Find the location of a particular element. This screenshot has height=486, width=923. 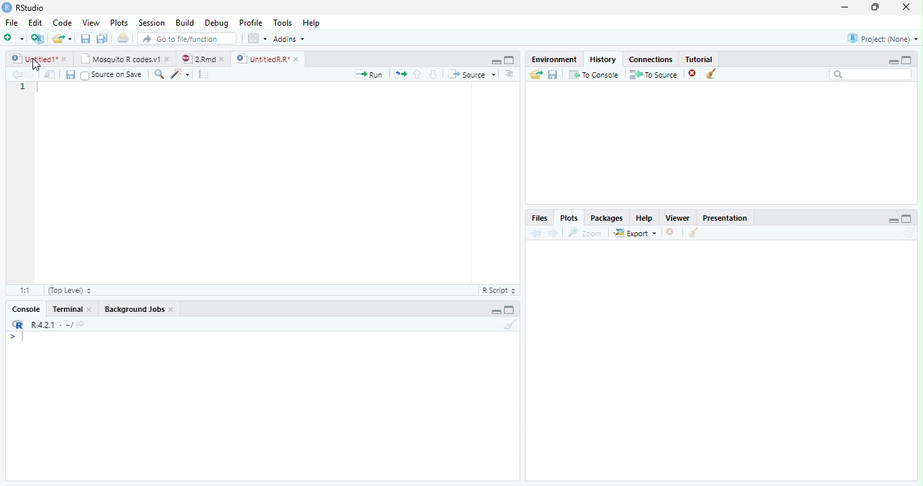

Minimize is located at coordinates (496, 312).